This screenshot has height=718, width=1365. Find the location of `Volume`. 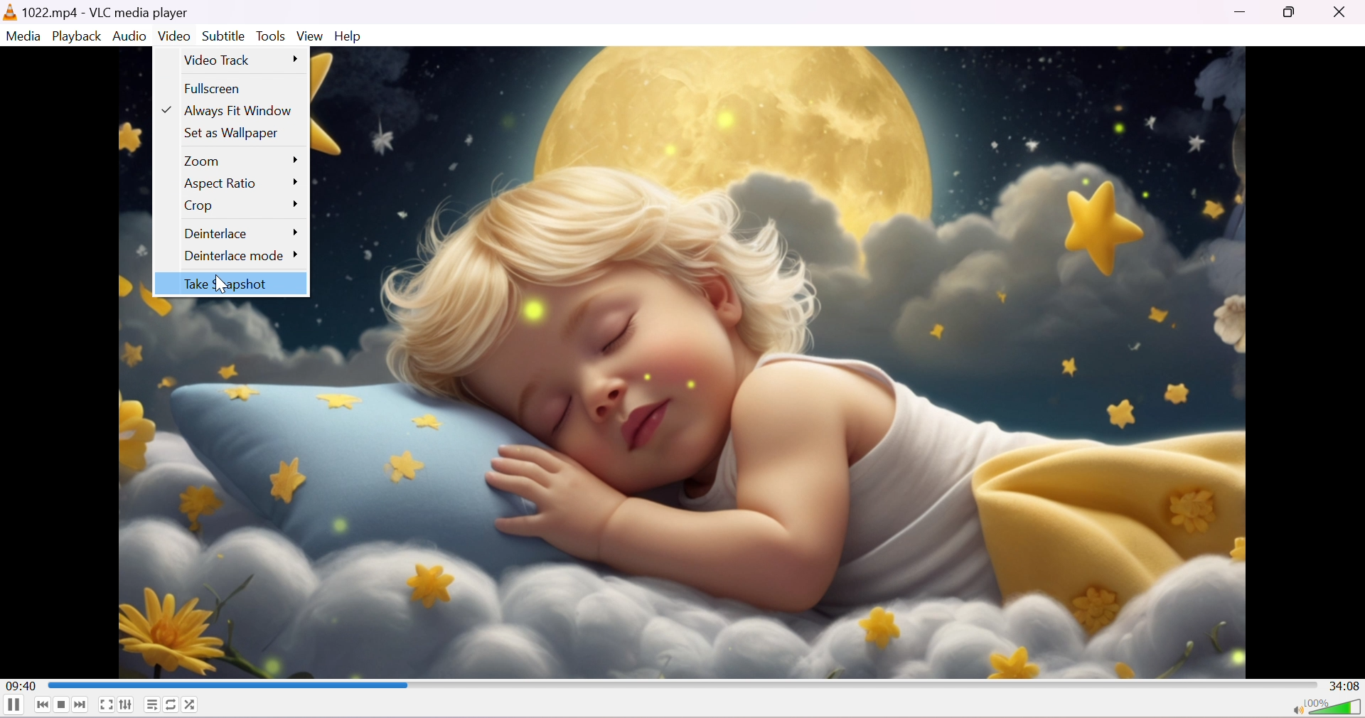

Volume is located at coordinates (1337, 706).